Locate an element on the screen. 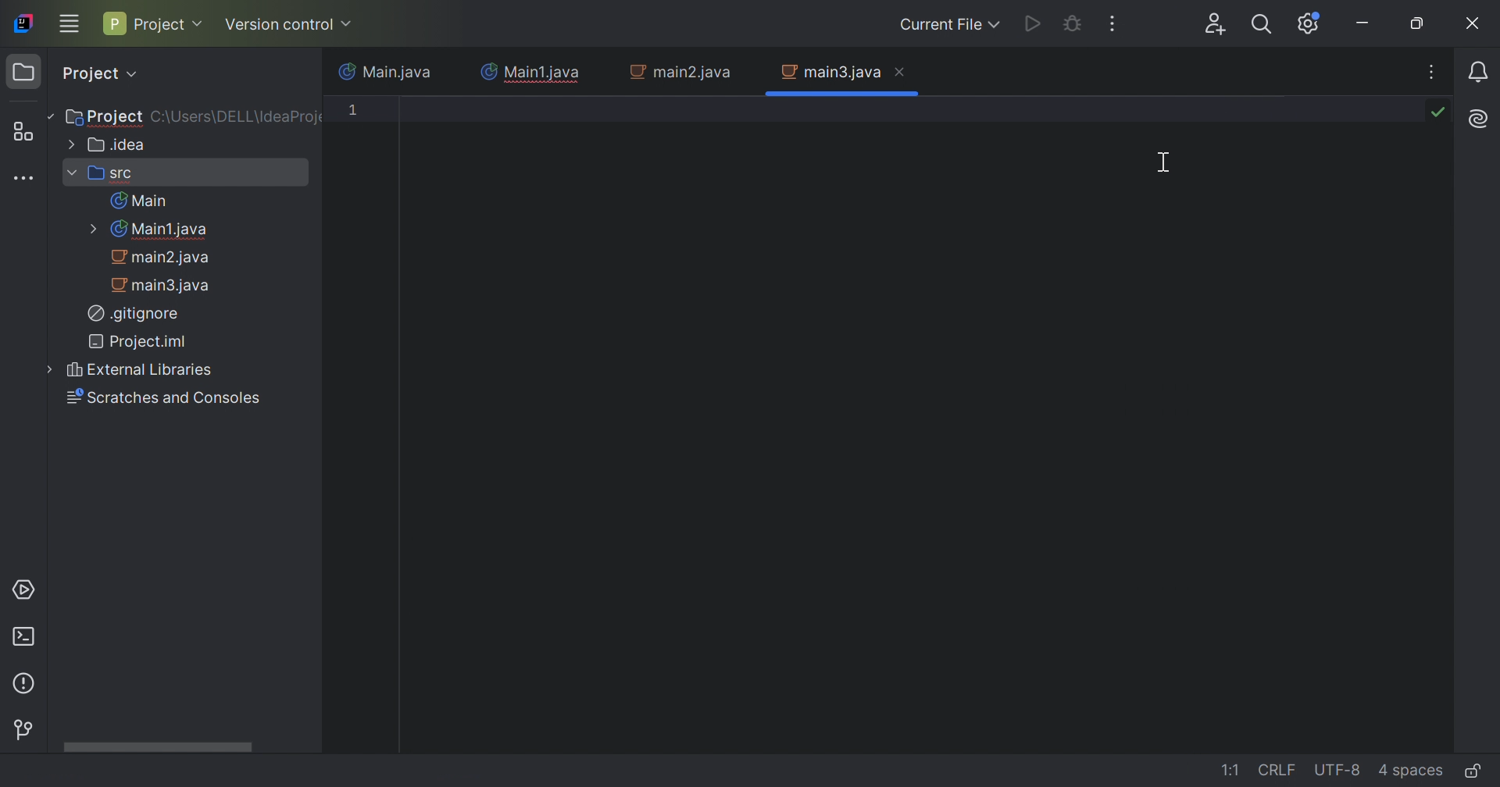  Main1.java is located at coordinates (148, 230).